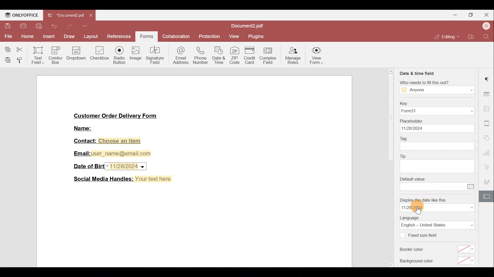 This screenshot has height=277, width=494. Describe the element at coordinates (21, 60) in the screenshot. I see `Copy style` at that location.